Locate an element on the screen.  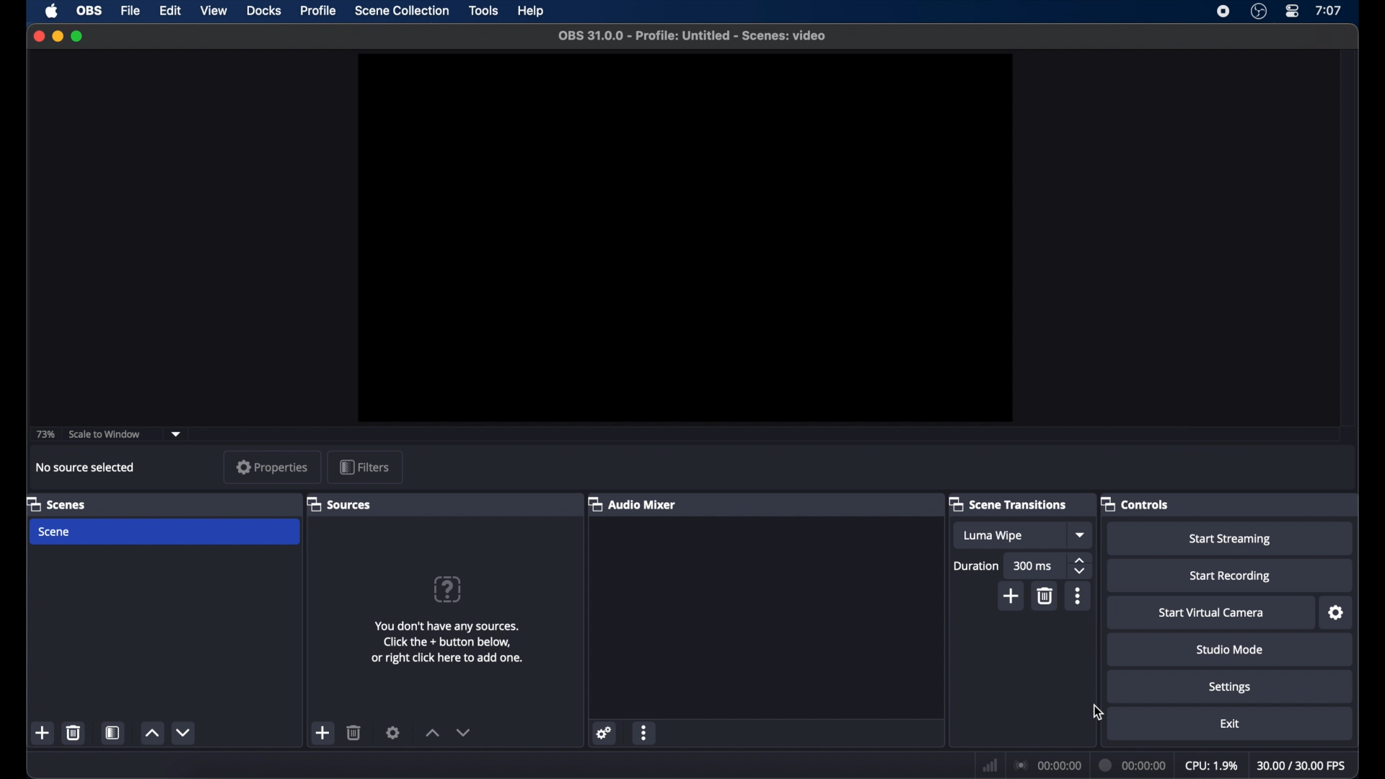
control center is located at coordinates (1291, 11).